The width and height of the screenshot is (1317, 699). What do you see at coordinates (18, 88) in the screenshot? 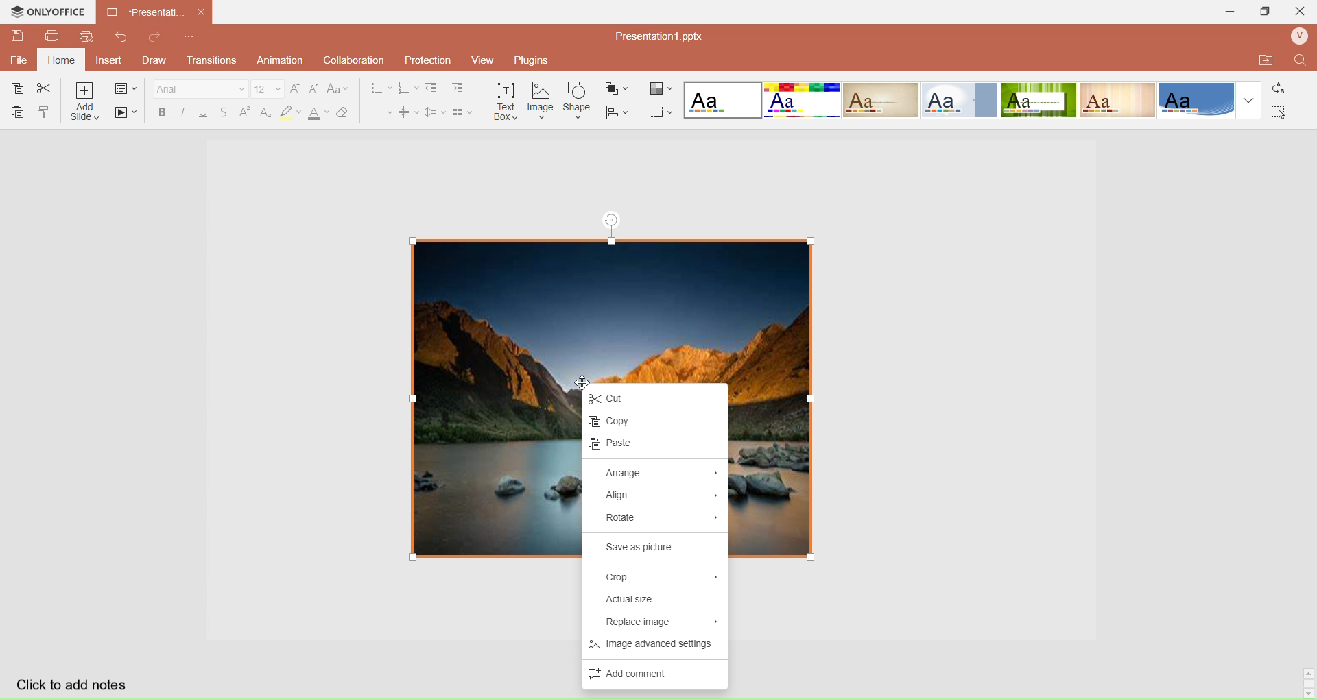
I see `Copy` at bounding box center [18, 88].